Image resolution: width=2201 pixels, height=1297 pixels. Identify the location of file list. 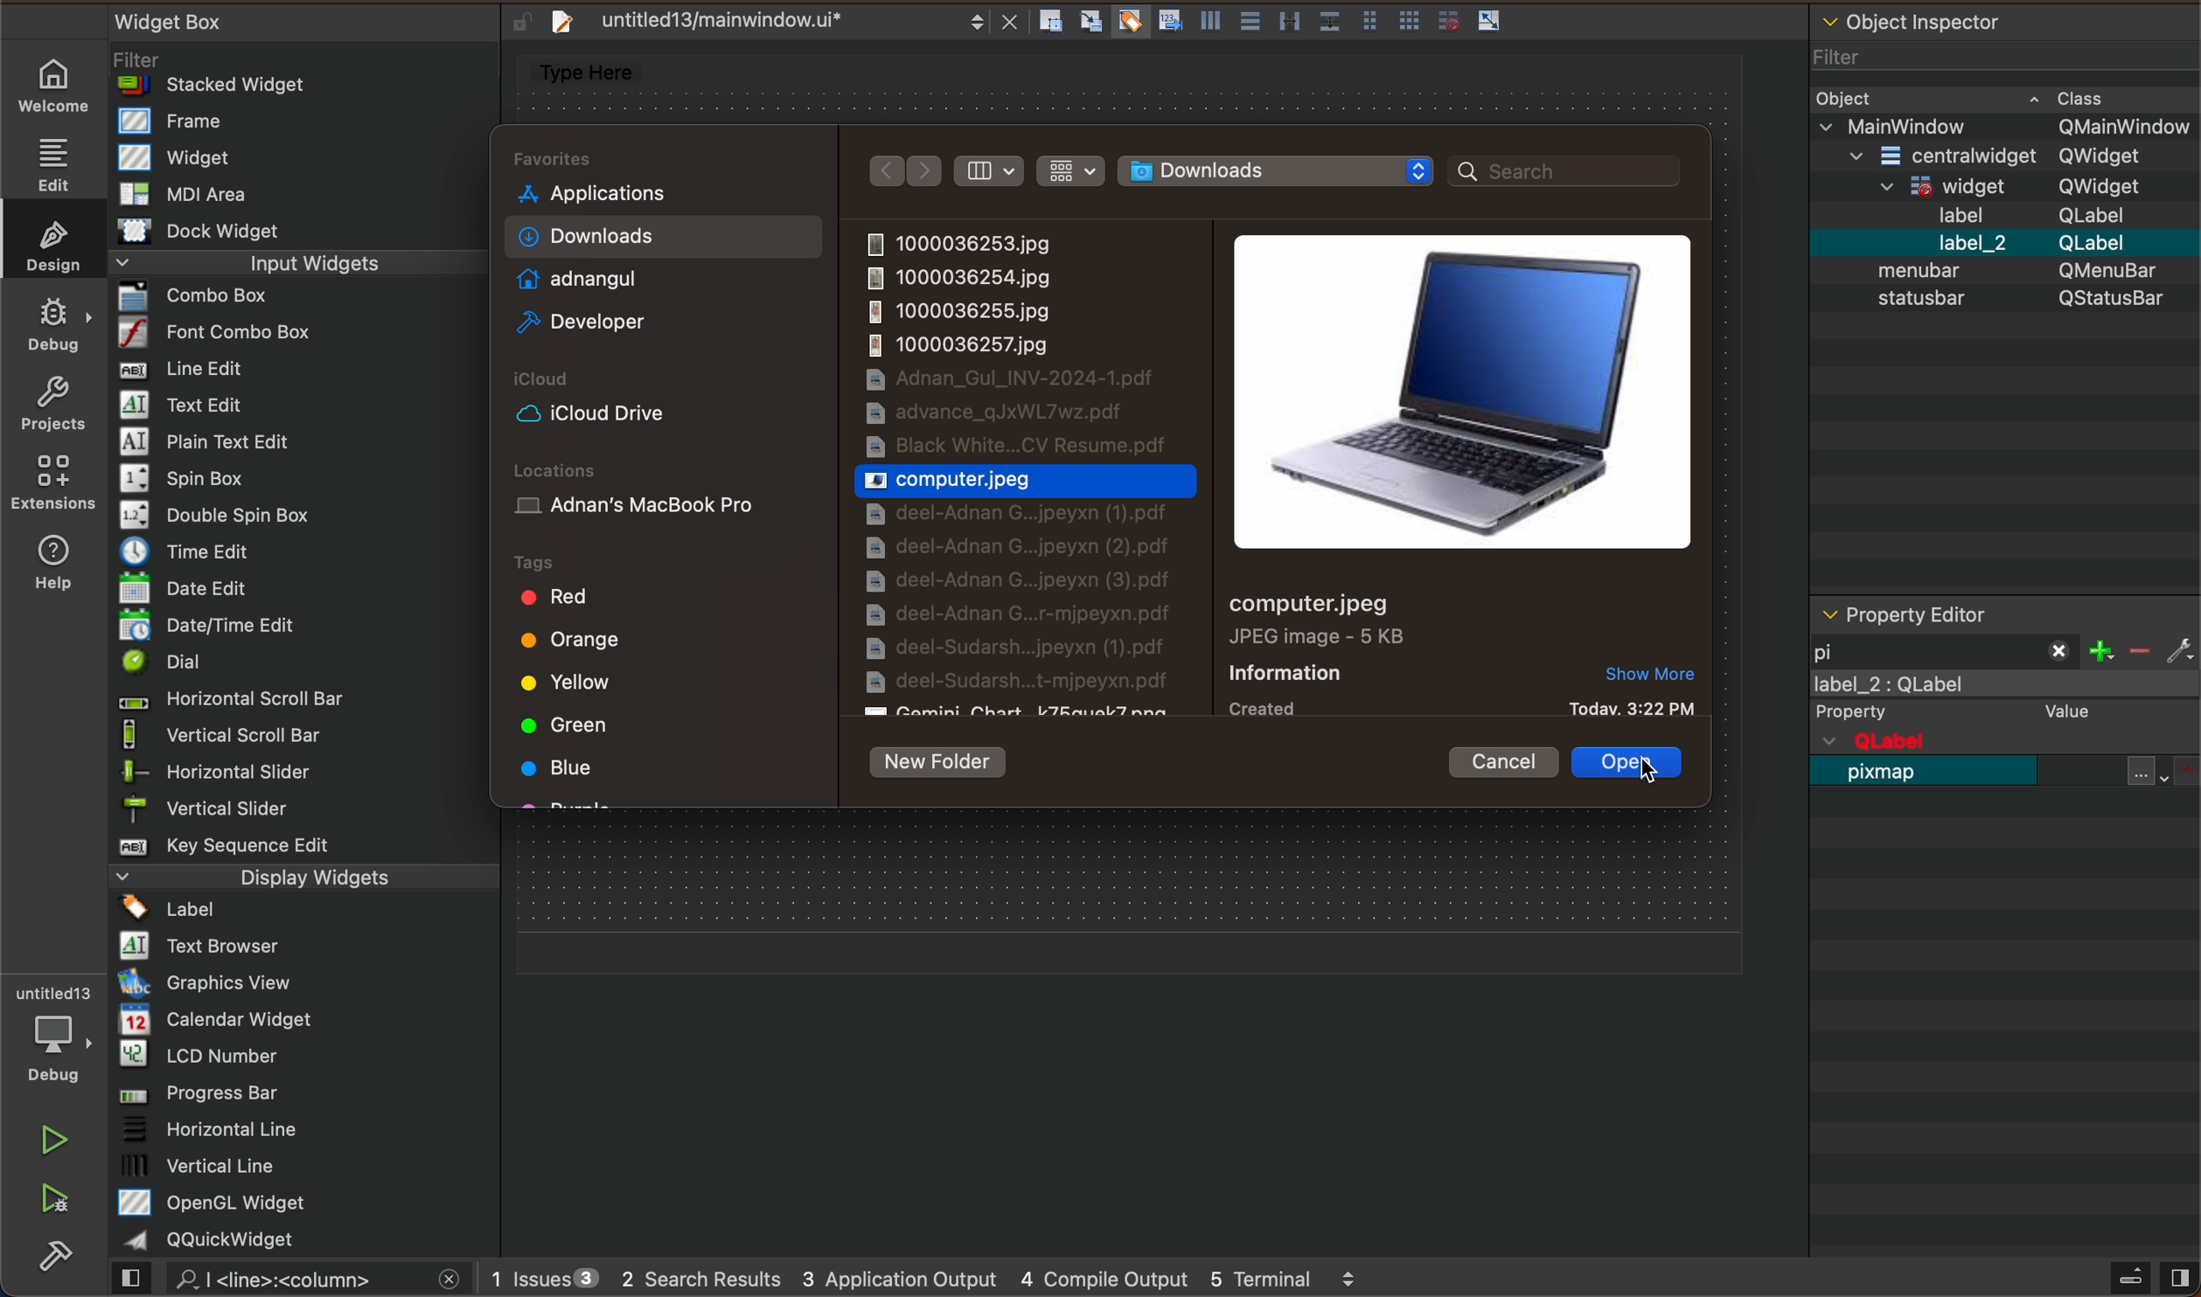
(1032, 471).